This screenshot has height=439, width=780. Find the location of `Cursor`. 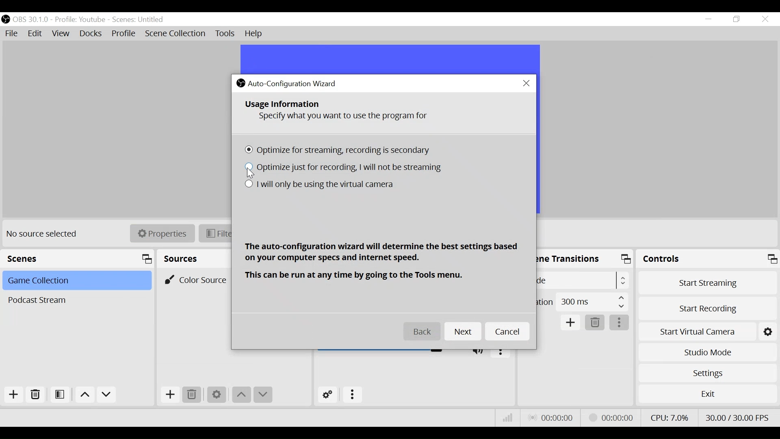

Cursor is located at coordinates (252, 174).